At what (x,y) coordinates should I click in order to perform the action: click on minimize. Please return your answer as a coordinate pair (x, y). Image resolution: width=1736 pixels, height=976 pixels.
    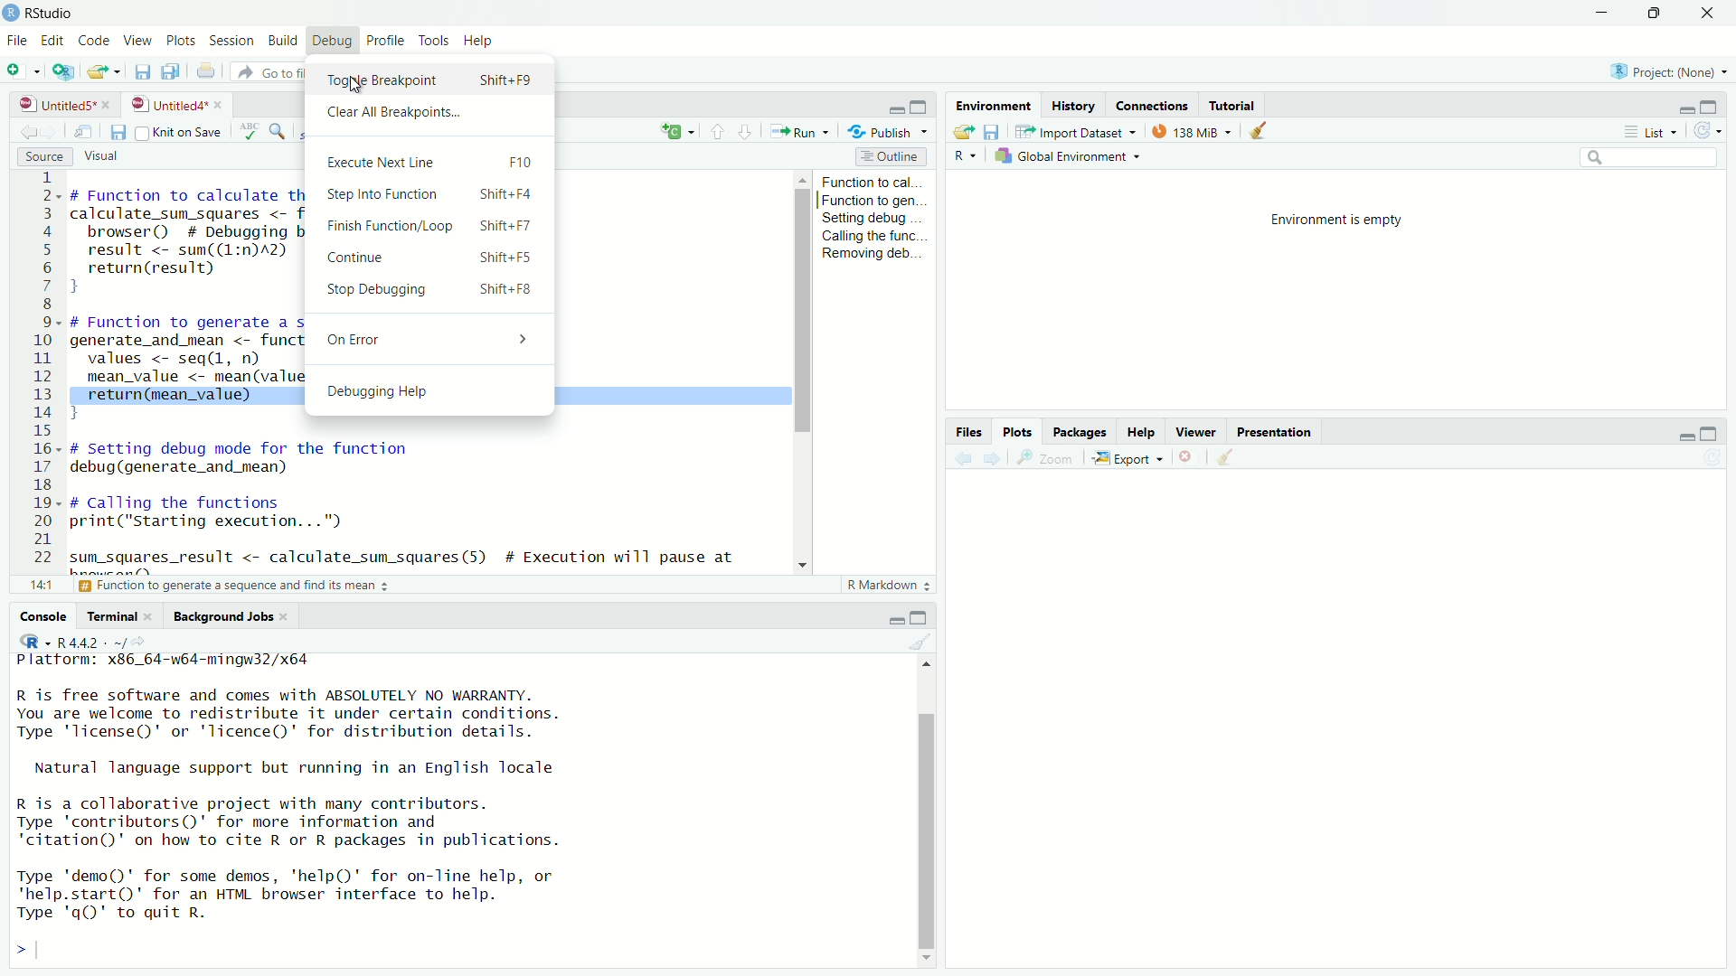
    Looking at the image, I should click on (890, 108).